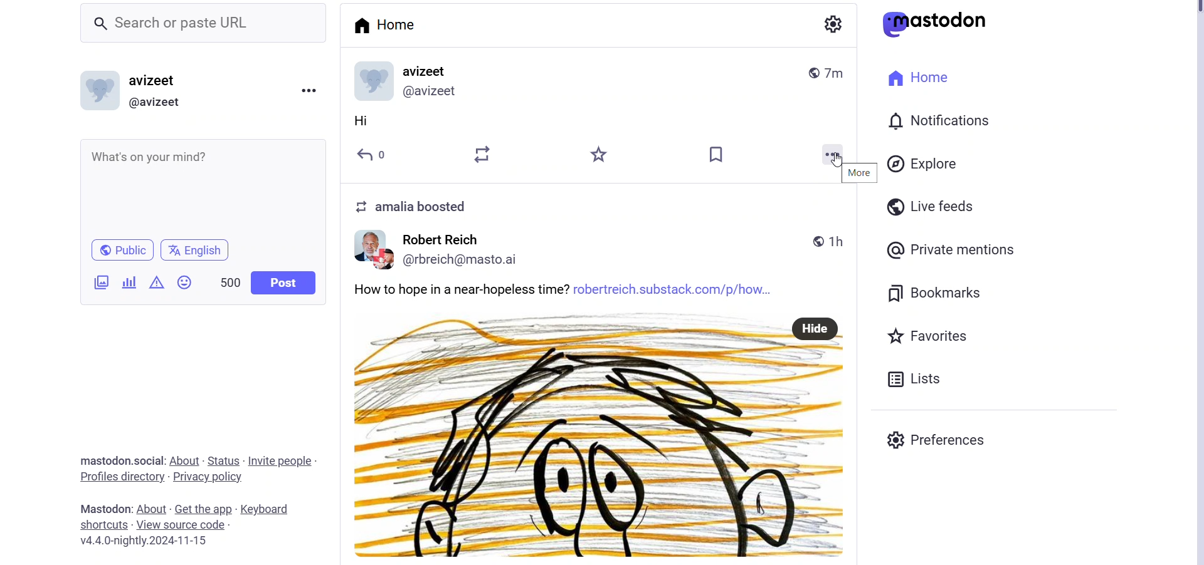 The width and height of the screenshot is (1204, 565). Describe the element at coordinates (428, 208) in the screenshot. I see `Text` at that location.